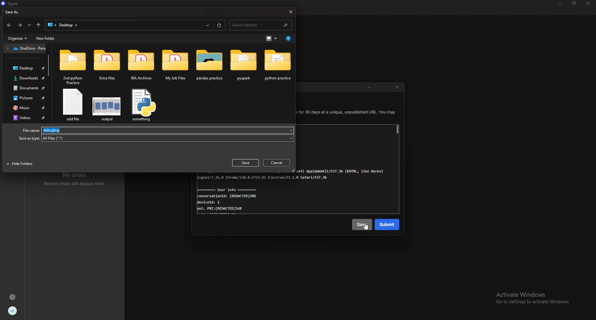 This screenshot has height=320, width=596. What do you see at coordinates (29, 25) in the screenshot?
I see `recents` at bounding box center [29, 25].